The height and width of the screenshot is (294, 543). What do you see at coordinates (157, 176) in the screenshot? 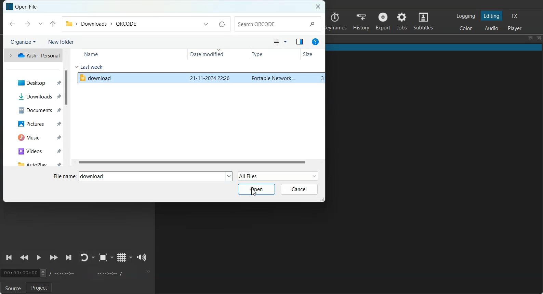
I see `File Selected` at bounding box center [157, 176].